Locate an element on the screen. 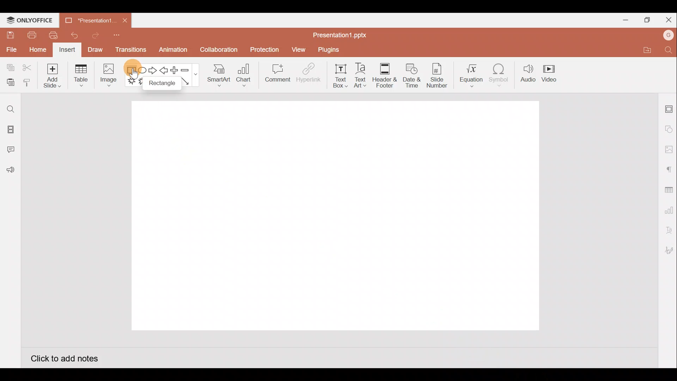 Image resolution: width=677 pixels, height=381 pixels. Left arrow is located at coordinates (164, 70).